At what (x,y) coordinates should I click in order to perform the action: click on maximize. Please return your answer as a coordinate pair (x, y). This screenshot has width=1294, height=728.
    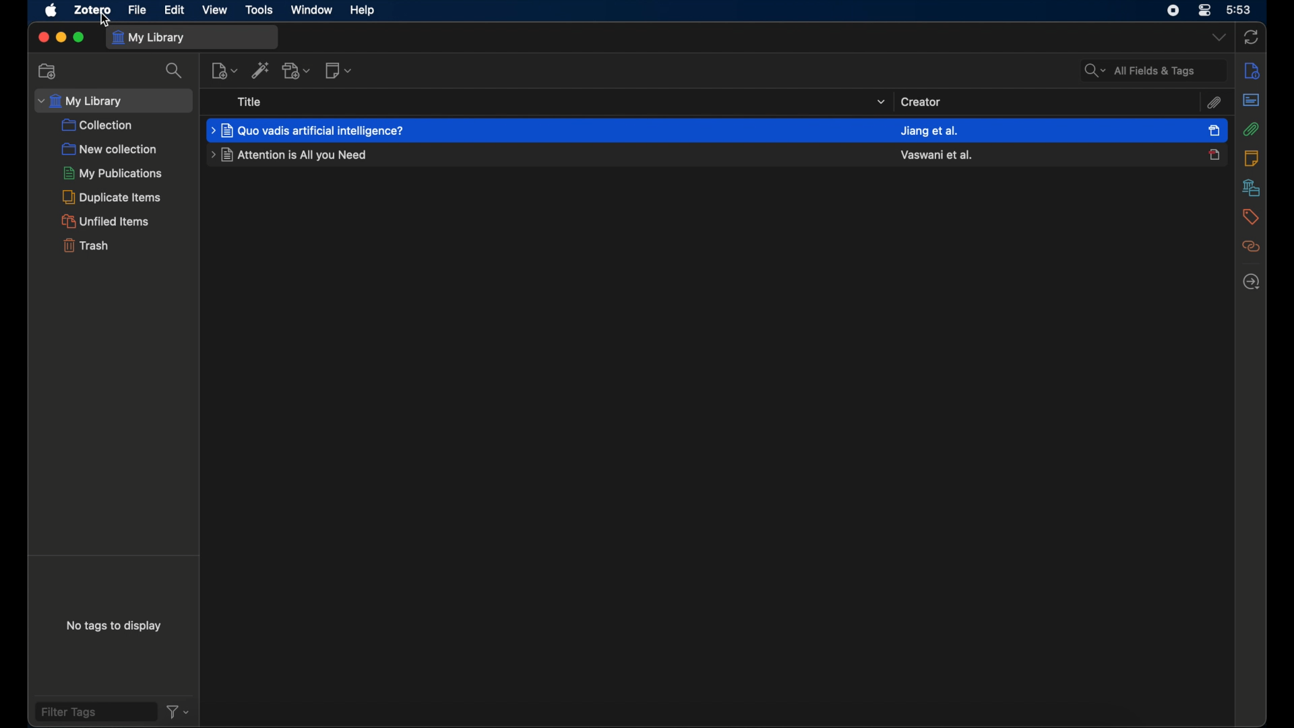
    Looking at the image, I should click on (80, 37).